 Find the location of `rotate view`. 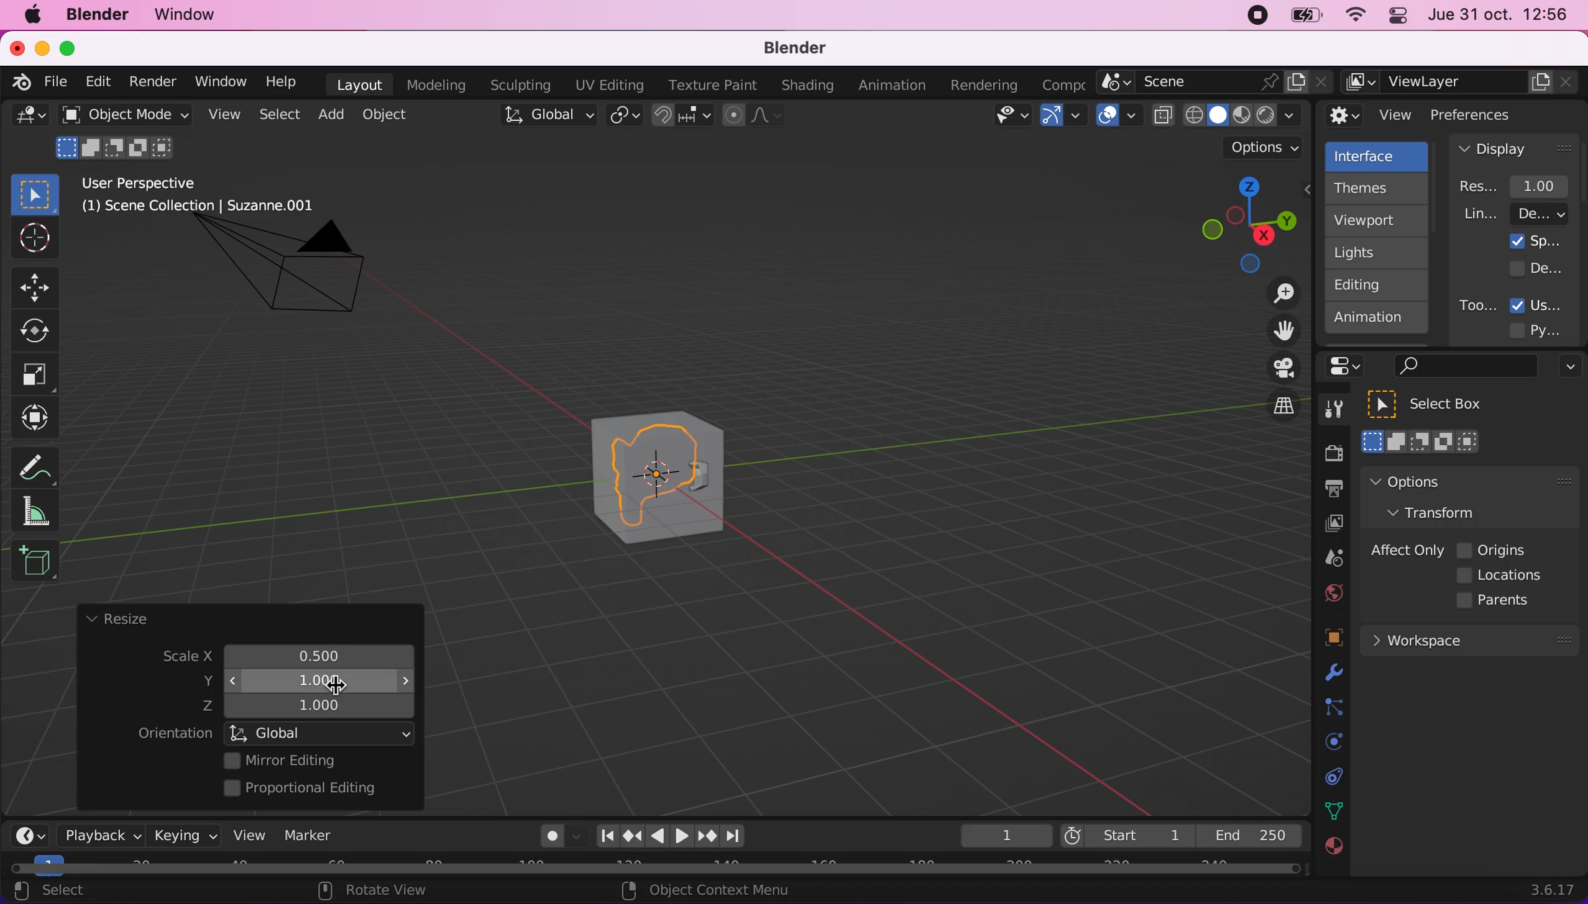

rotate view is located at coordinates (385, 892).